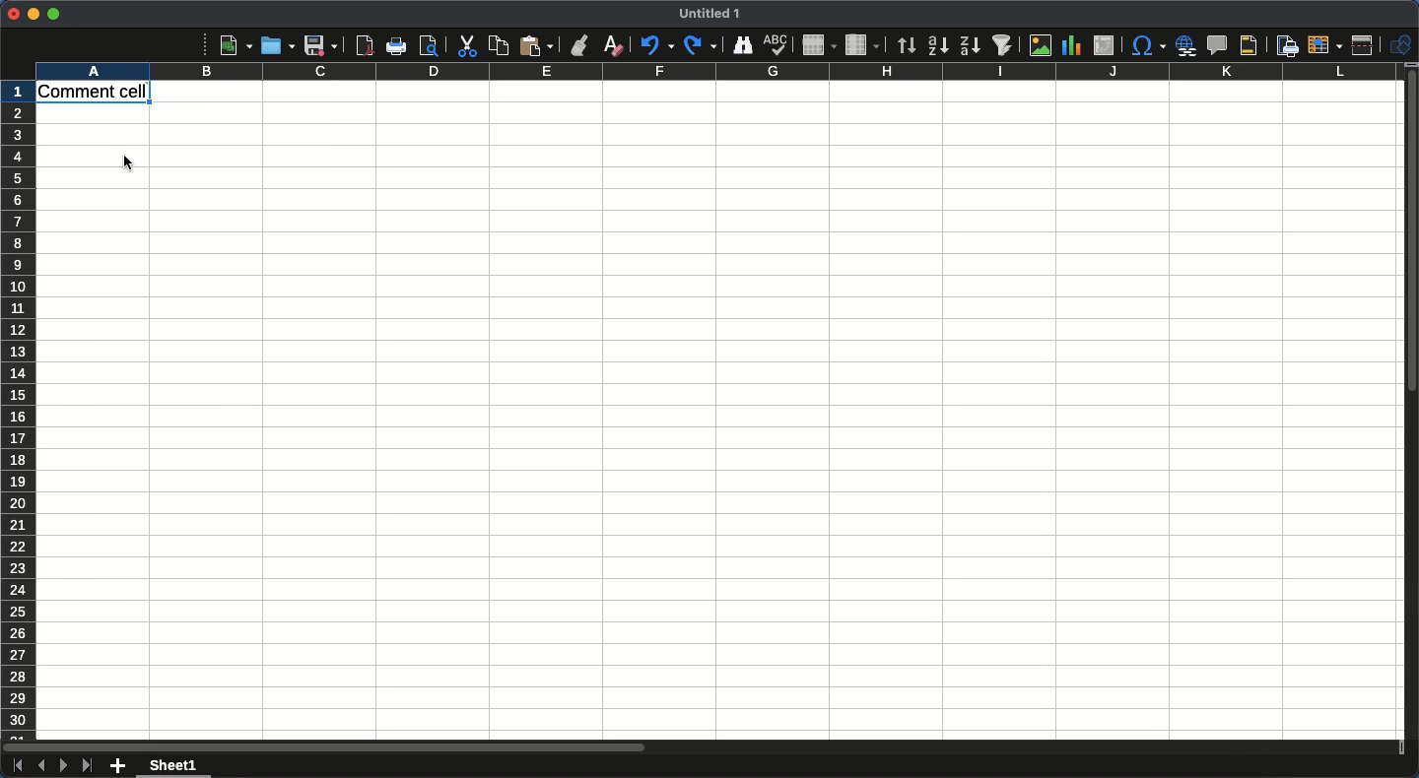  I want to click on Finder, so click(744, 44).